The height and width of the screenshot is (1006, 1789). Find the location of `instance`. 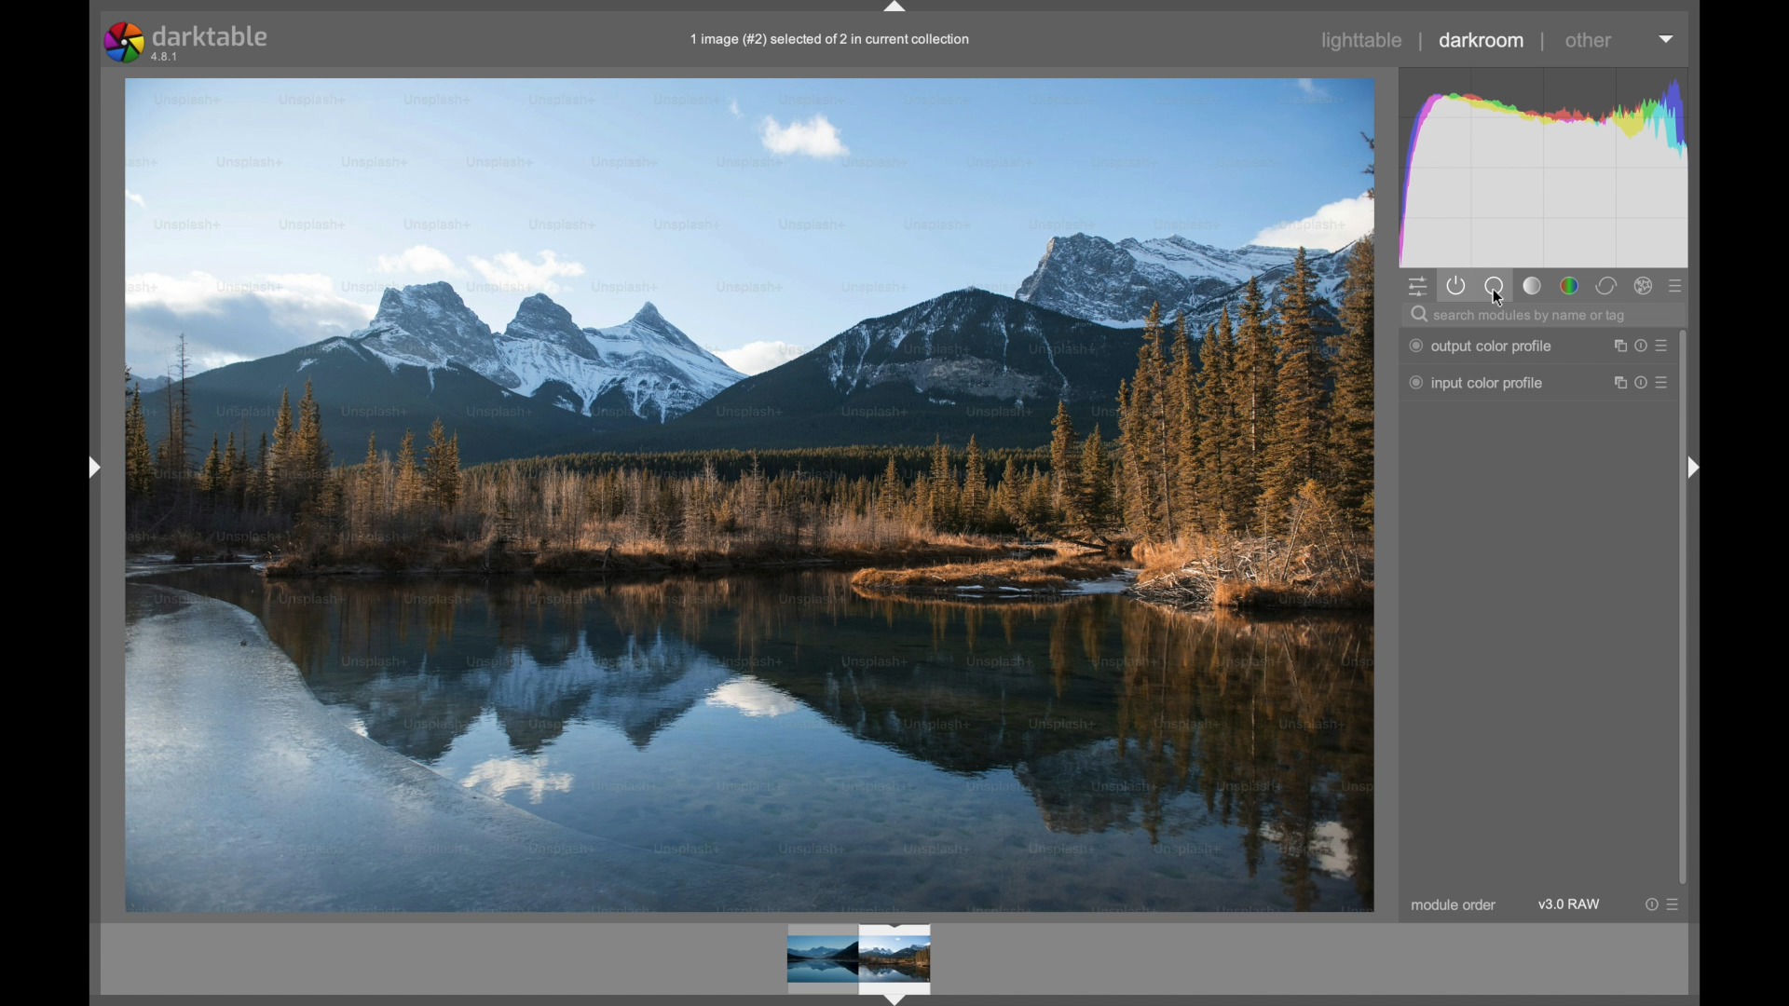

instance is located at coordinates (1615, 346).